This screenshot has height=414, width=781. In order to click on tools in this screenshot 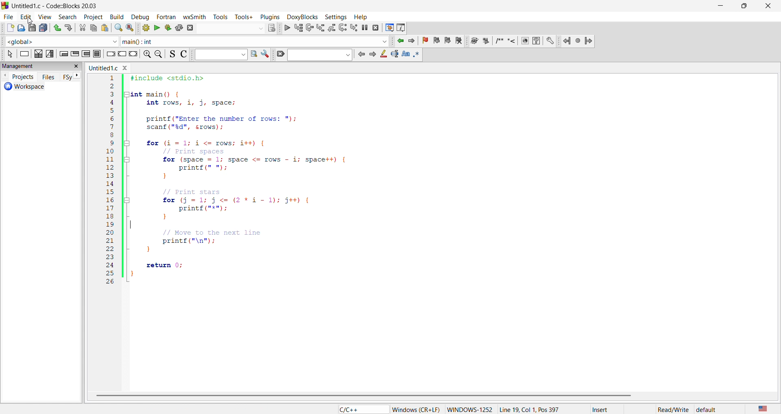, I will do `click(222, 17)`.